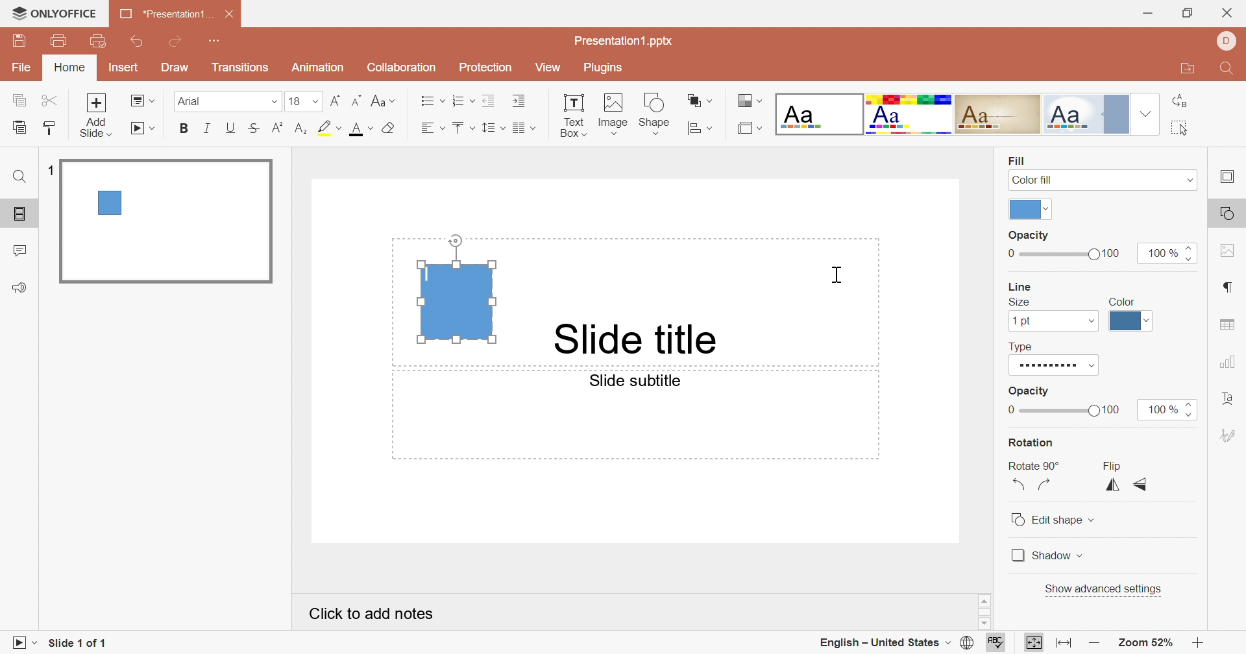 Image resolution: width=1246 pixels, height=654 pixels. Describe the element at coordinates (1228, 67) in the screenshot. I see `Find` at that location.